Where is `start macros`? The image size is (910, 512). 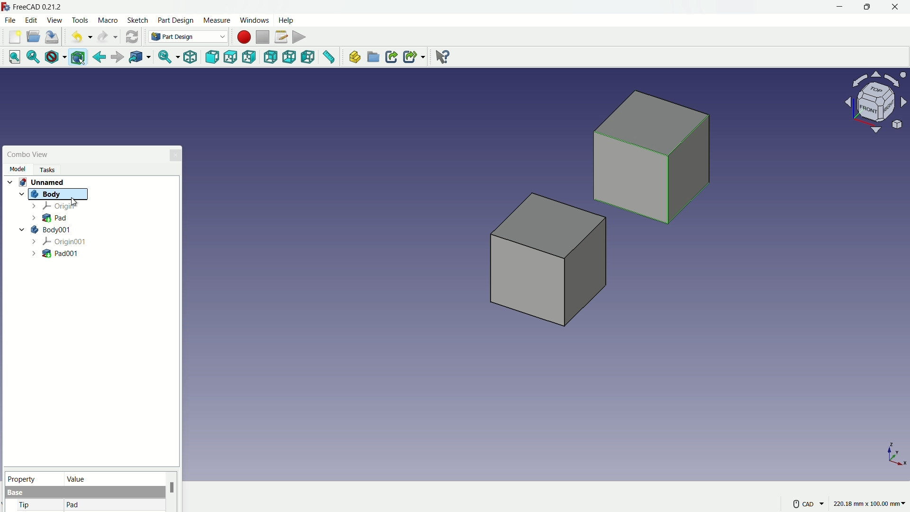 start macros is located at coordinates (243, 37).